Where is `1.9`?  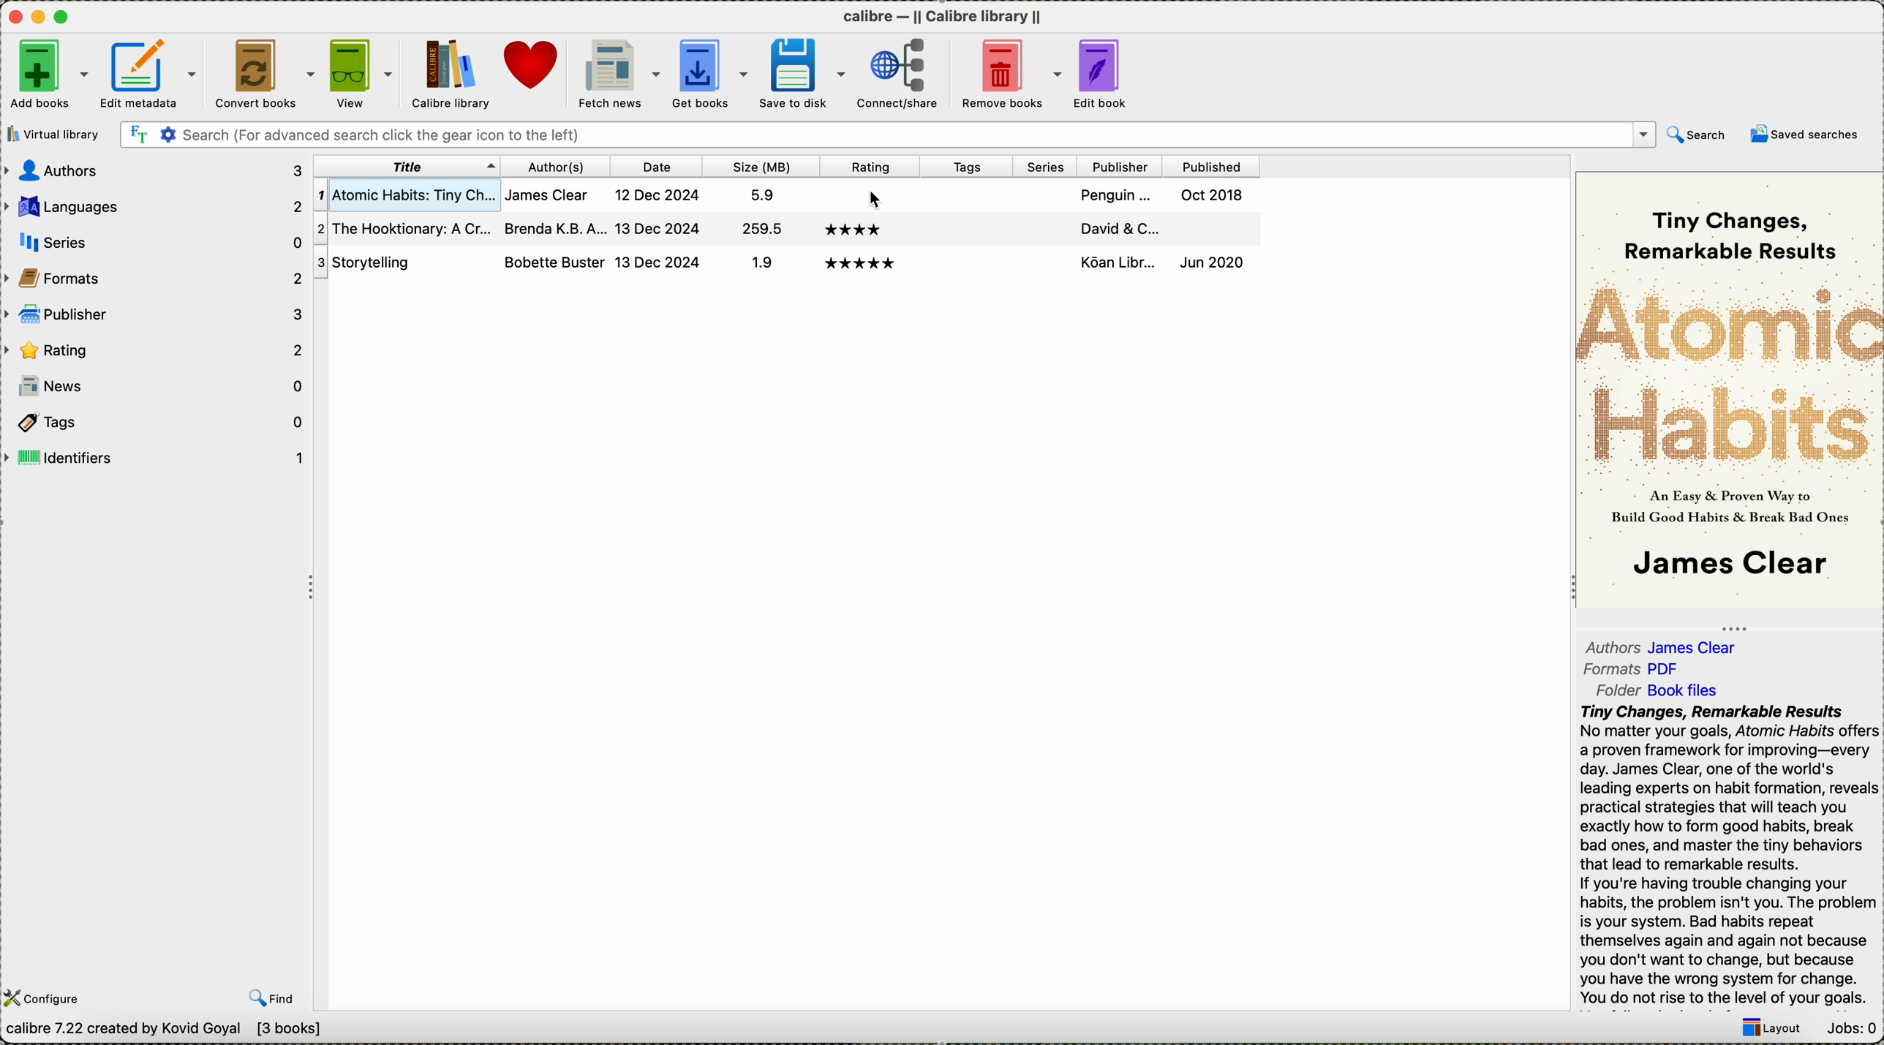
1.9 is located at coordinates (758, 264).